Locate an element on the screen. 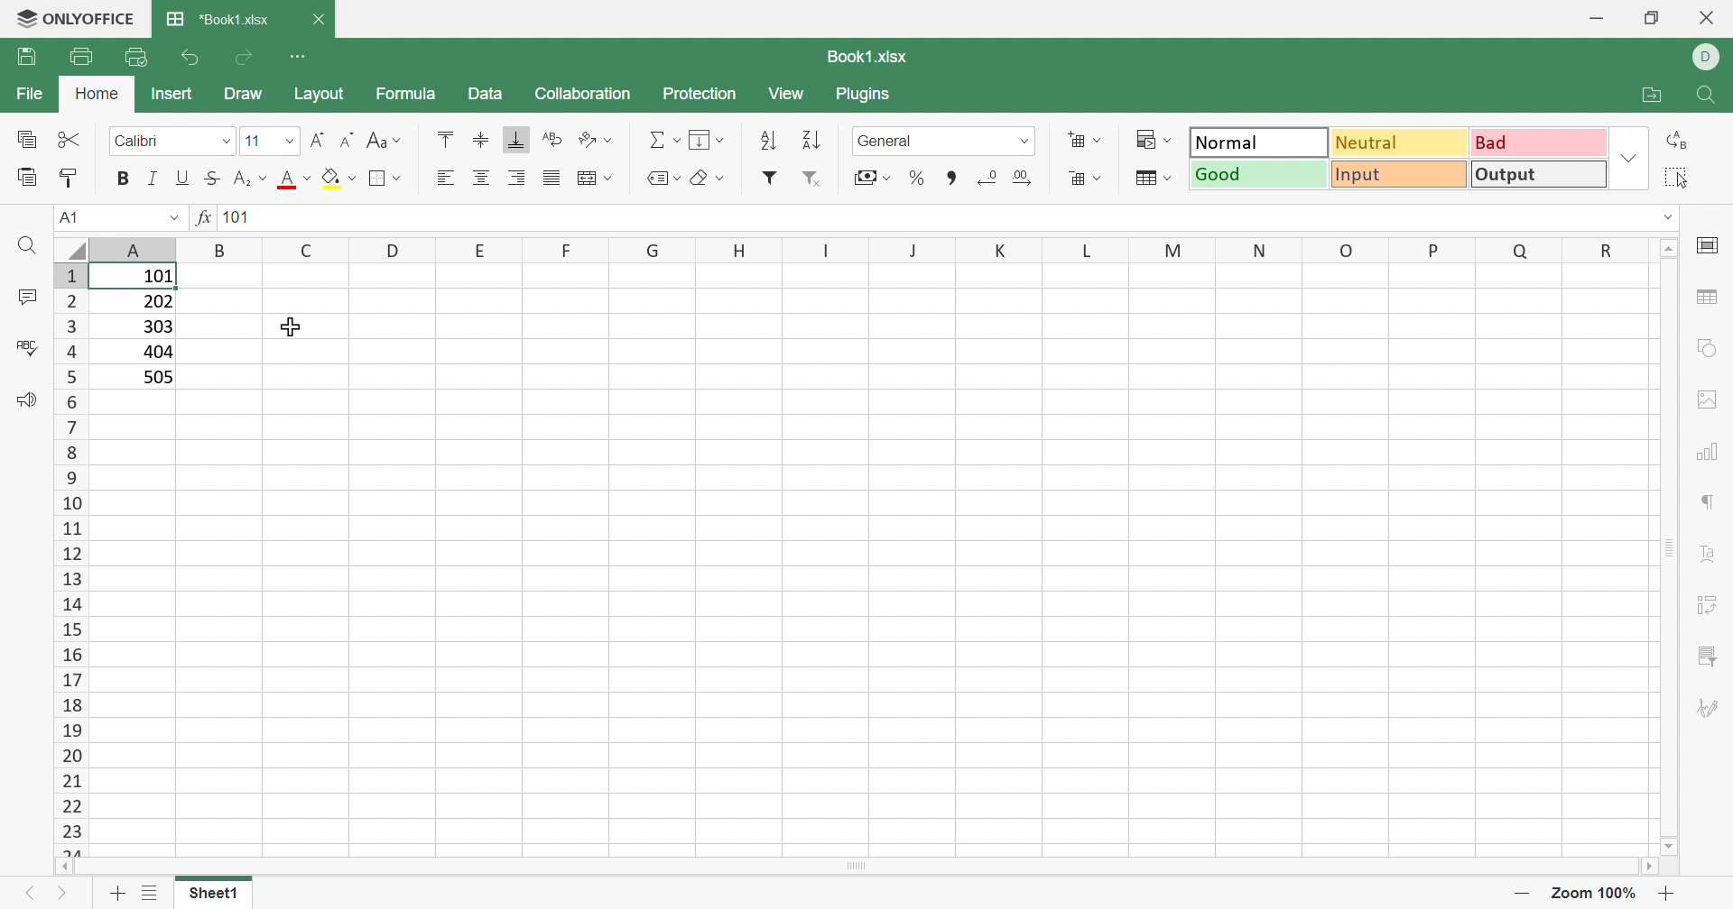 This screenshot has height=909, width=1733. Book1.xlsx is located at coordinates (864, 59).